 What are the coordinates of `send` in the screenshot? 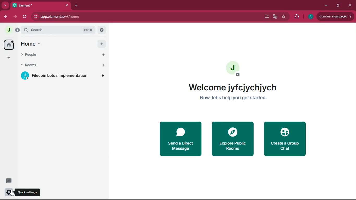 It's located at (180, 139).